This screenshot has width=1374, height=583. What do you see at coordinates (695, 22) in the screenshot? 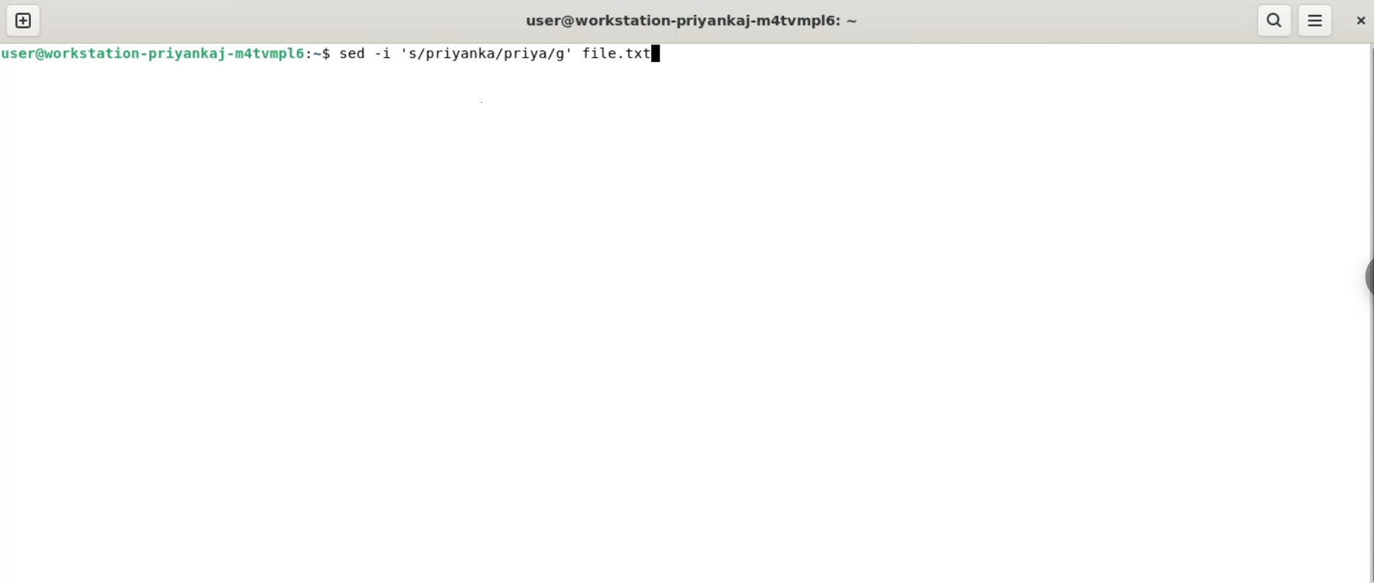
I see `user@workstation-priyankaj-m4tvmplé: ~` at bounding box center [695, 22].